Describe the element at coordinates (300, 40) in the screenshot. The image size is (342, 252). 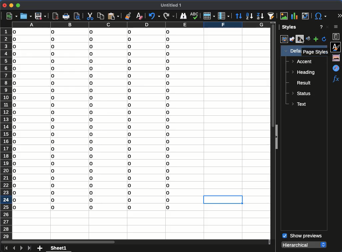
I see `page style` at that location.